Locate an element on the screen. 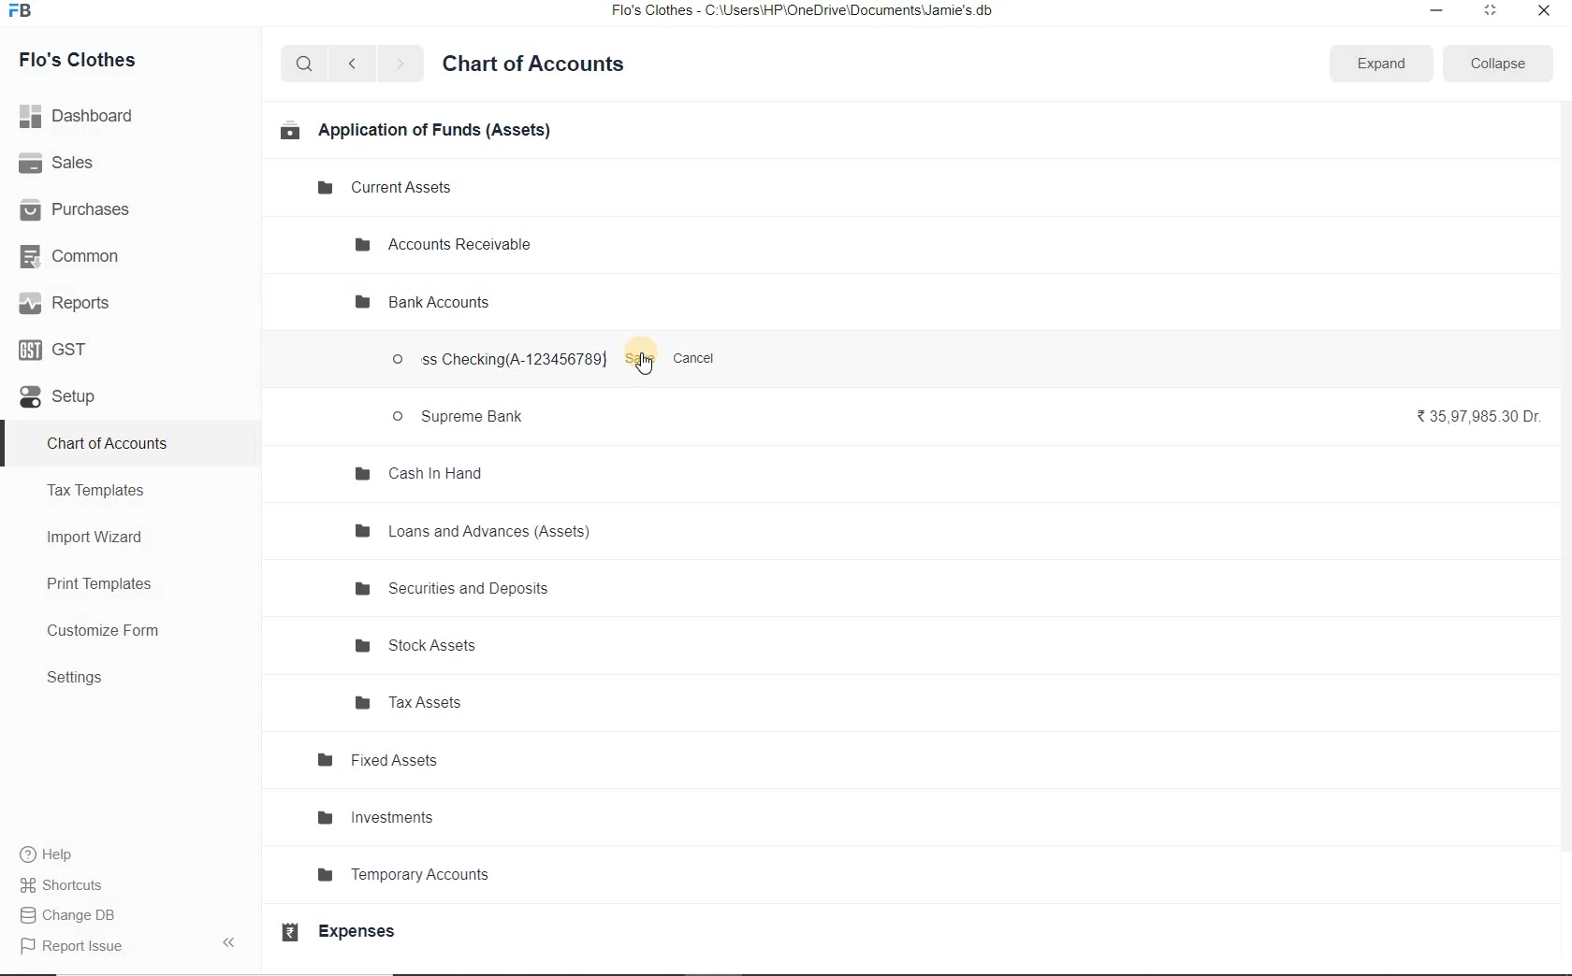 This screenshot has width=1572, height=976. Current Assets is located at coordinates (395, 186).